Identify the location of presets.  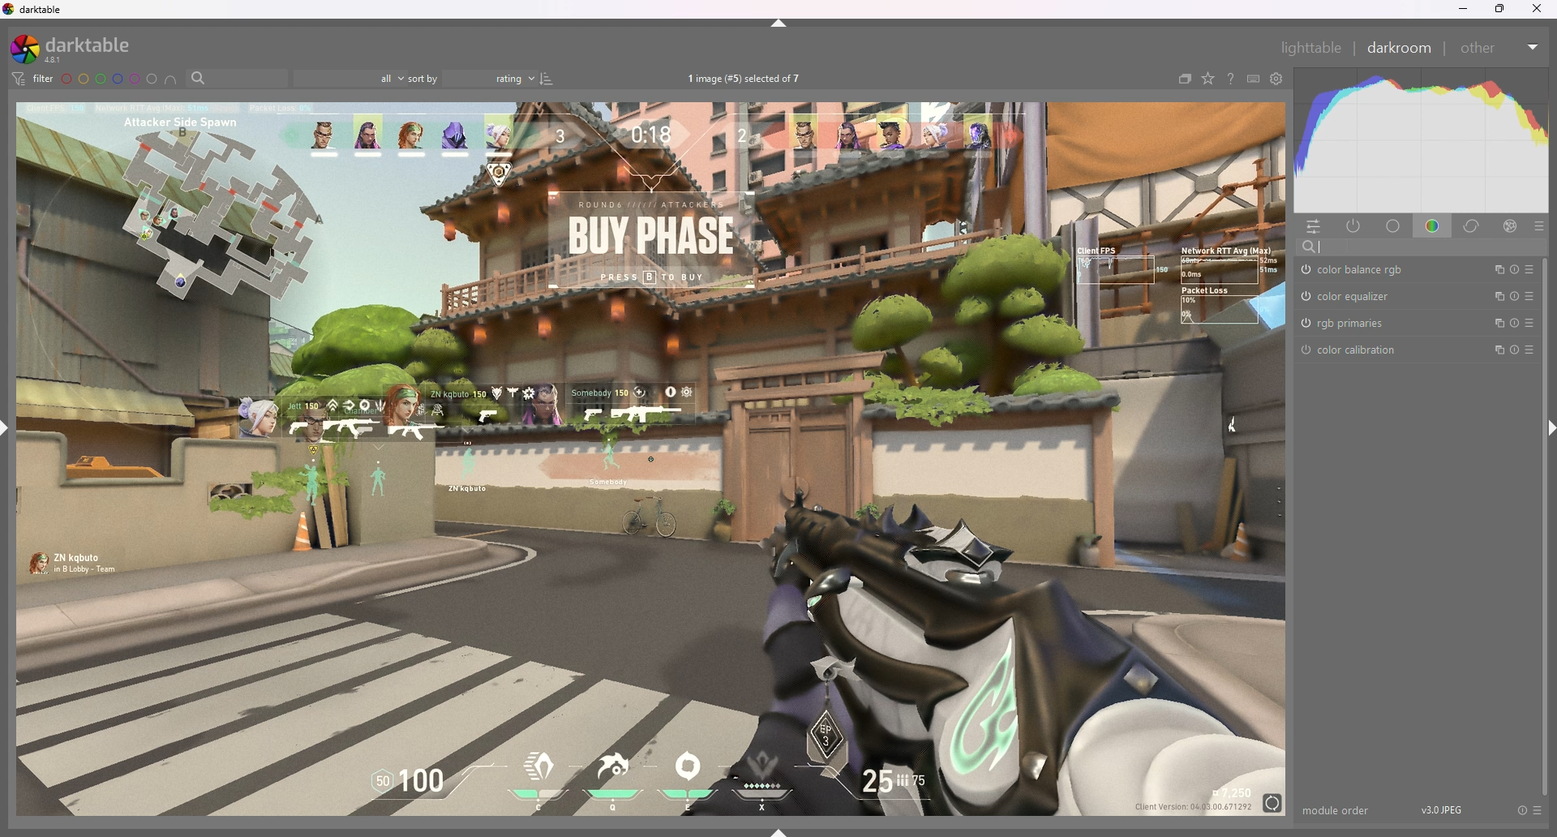
(1529, 348).